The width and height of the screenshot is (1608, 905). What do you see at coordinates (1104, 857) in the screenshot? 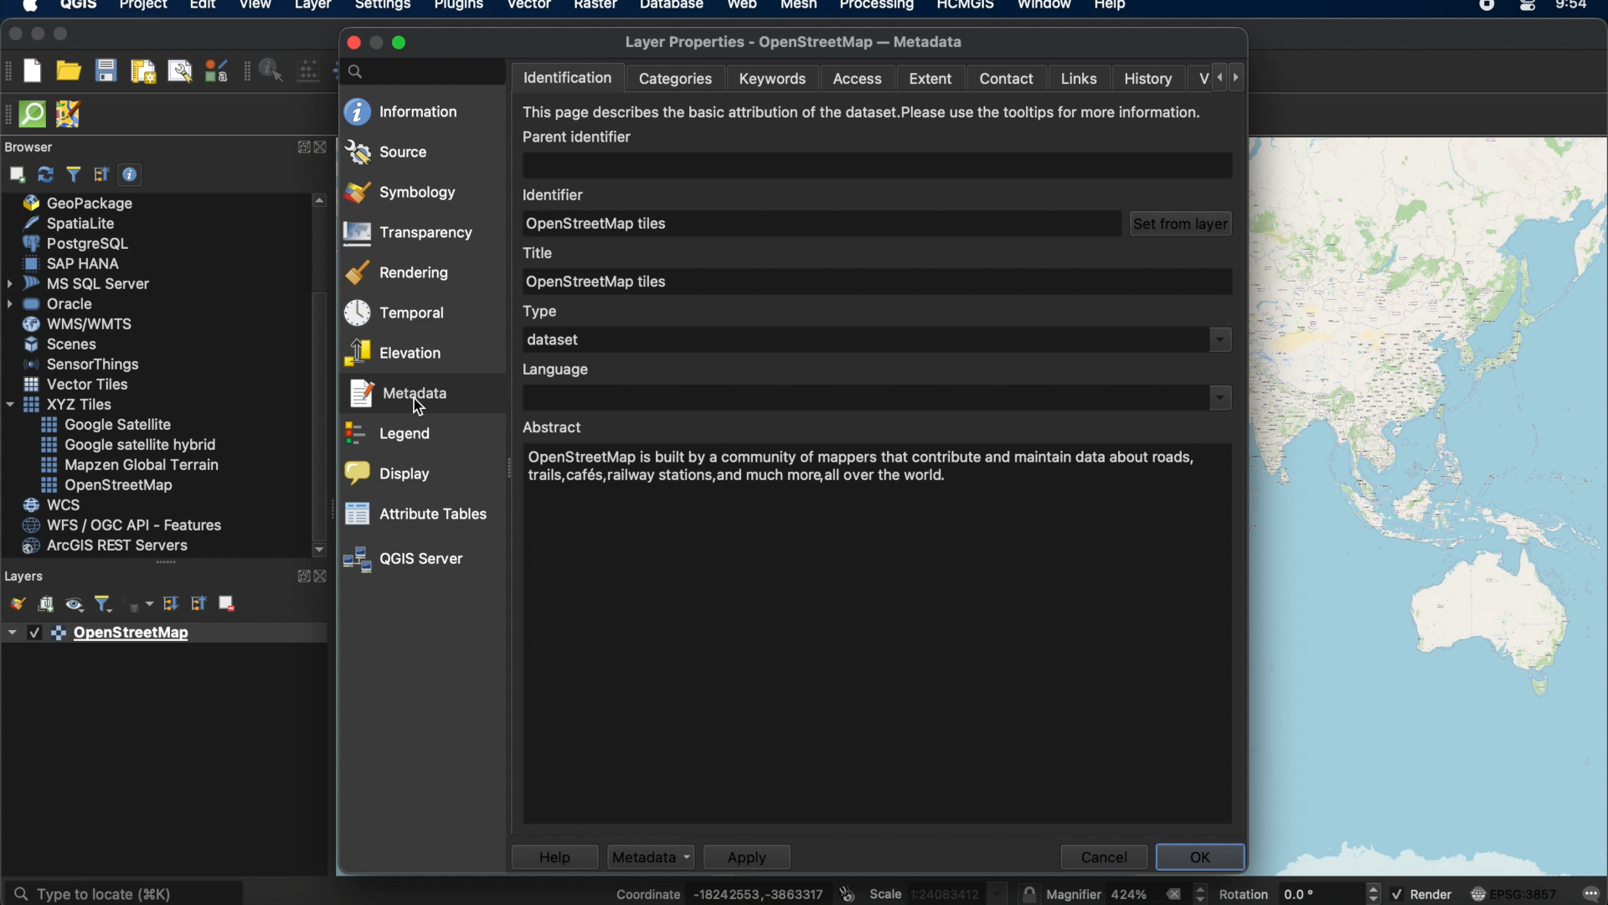
I see `cancel` at bounding box center [1104, 857].